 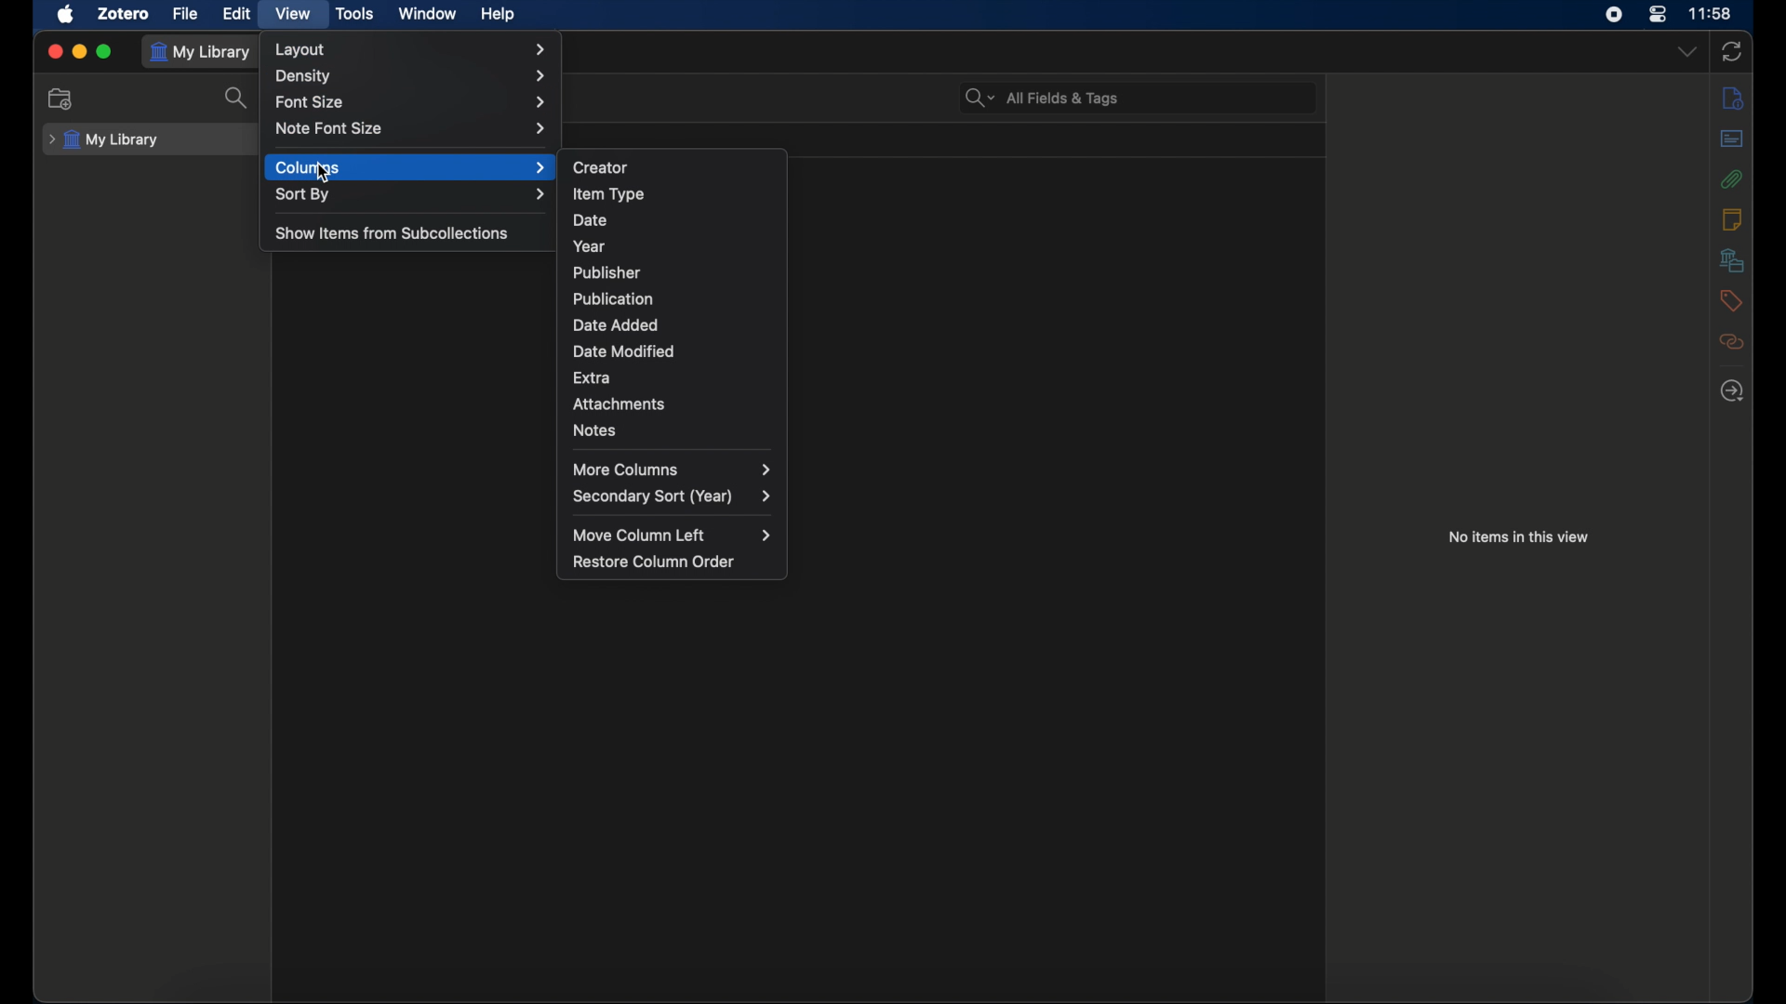 I want to click on minimize, so click(x=78, y=51).